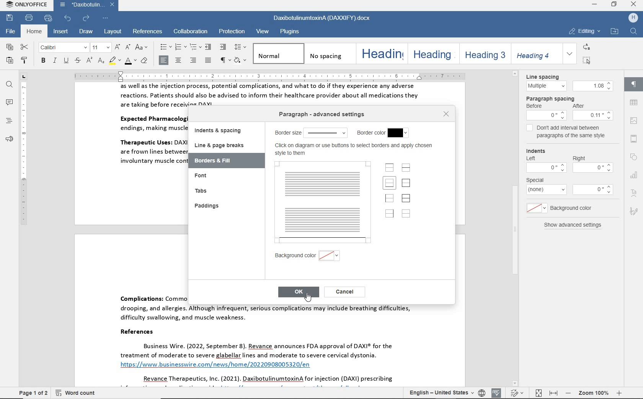 This screenshot has height=399, width=643. Describe the element at coordinates (190, 32) in the screenshot. I see `collaboration` at that location.